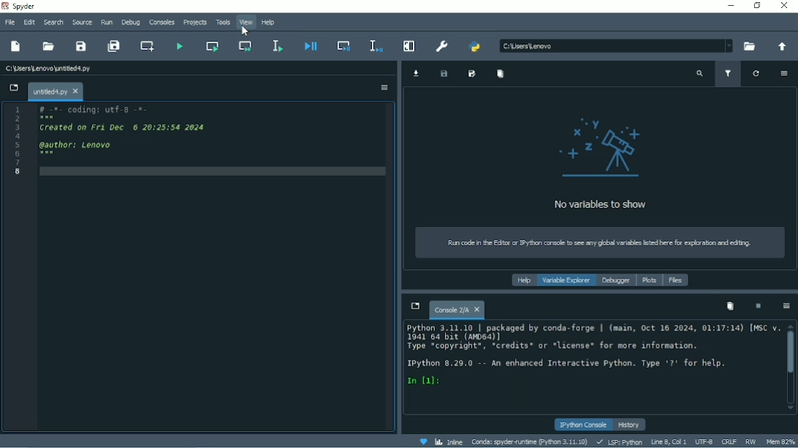  I want to click on Vertical scrollbar, so click(791, 355).